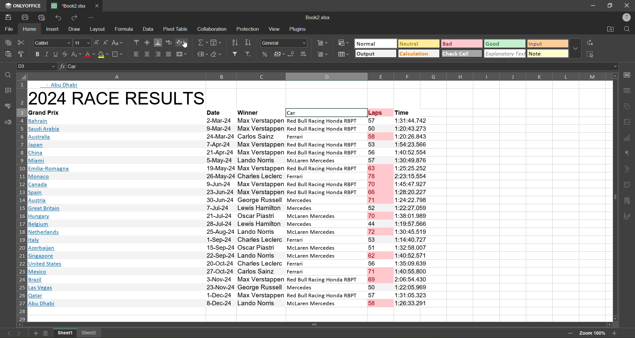  Describe the element at coordinates (235, 54) in the screenshot. I see `filter` at that location.